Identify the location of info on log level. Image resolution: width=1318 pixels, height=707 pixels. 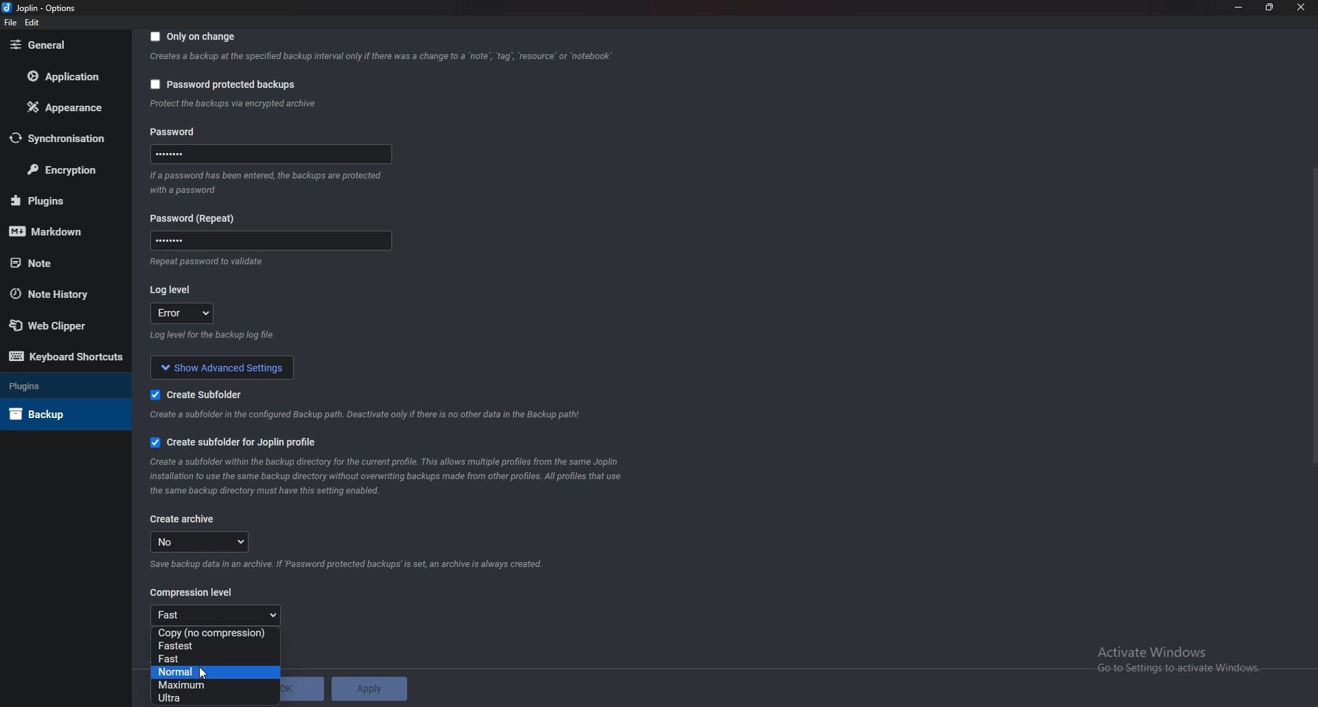
(213, 336).